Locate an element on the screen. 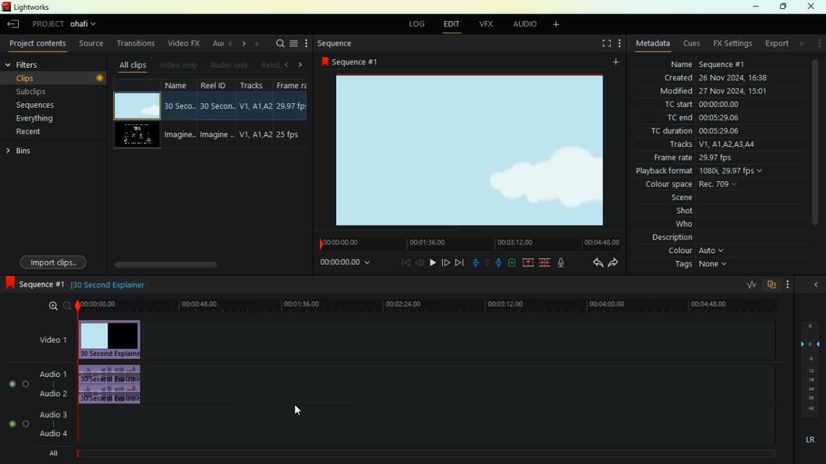 The width and height of the screenshot is (826, 464). tc duration 00:05:29:06 is located at coordinates (720, 130).